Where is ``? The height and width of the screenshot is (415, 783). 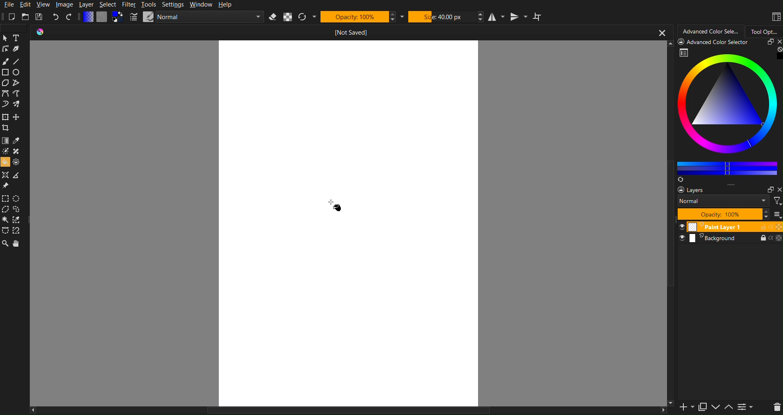  is located at coordinates (348, 410).